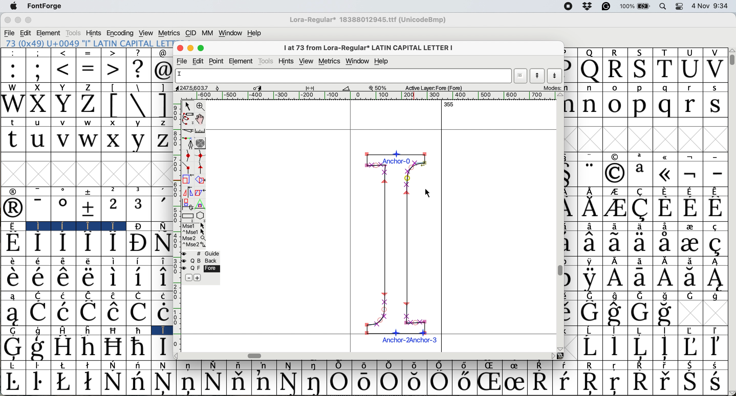 Image resolution: width=736 pixels, height=396 pixels. I want to click on Symbol, so click(641, 366).